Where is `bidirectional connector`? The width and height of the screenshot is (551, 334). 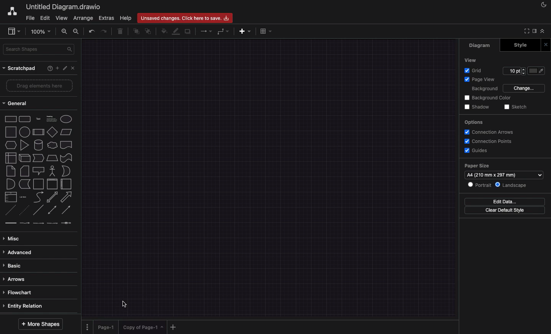 bidirectional connector is located at coordinates (53, 209).